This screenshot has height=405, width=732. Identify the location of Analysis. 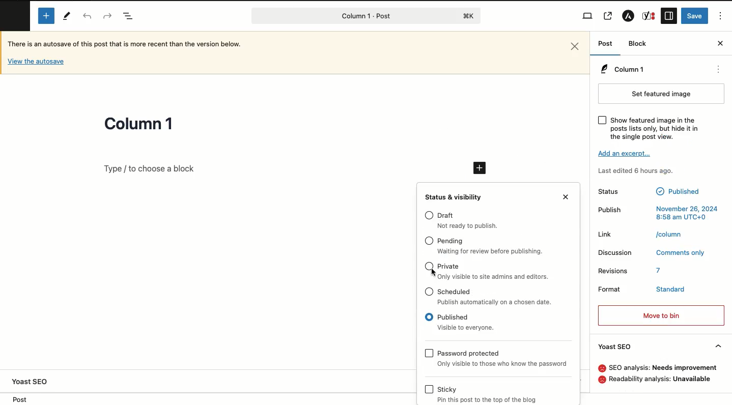
(661, 379).